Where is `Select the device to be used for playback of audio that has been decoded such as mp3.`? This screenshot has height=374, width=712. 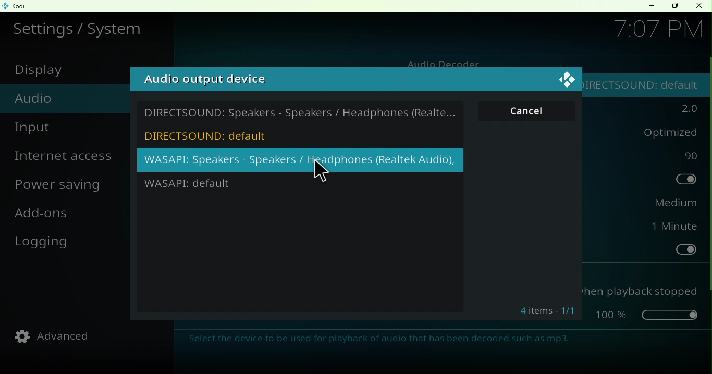
Select the device to be used for playback of audio that has been decoded such as mp3. is located at coordinates (380, 341).